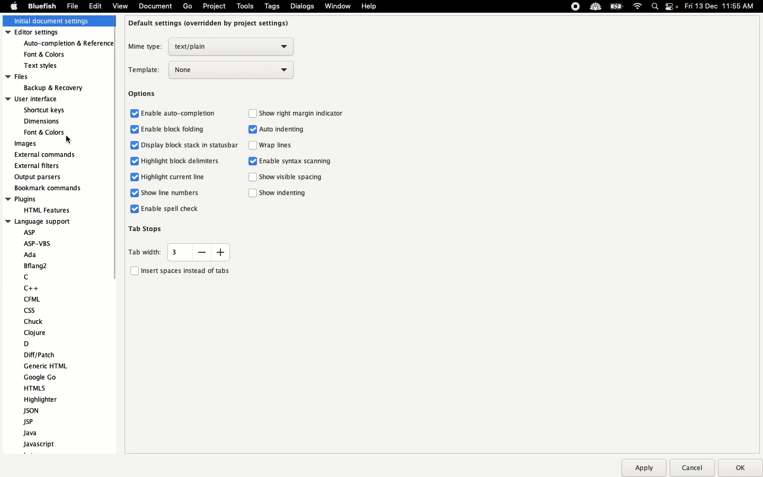 The image size is (763, 477). What do you see at coordinates (45, 155) in the screenshot?
I see `External commands` at bounding box center [45, 155].